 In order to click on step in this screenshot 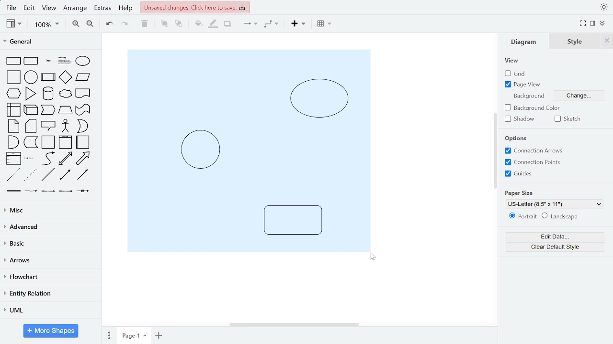, I will do `click(48, 110)`.